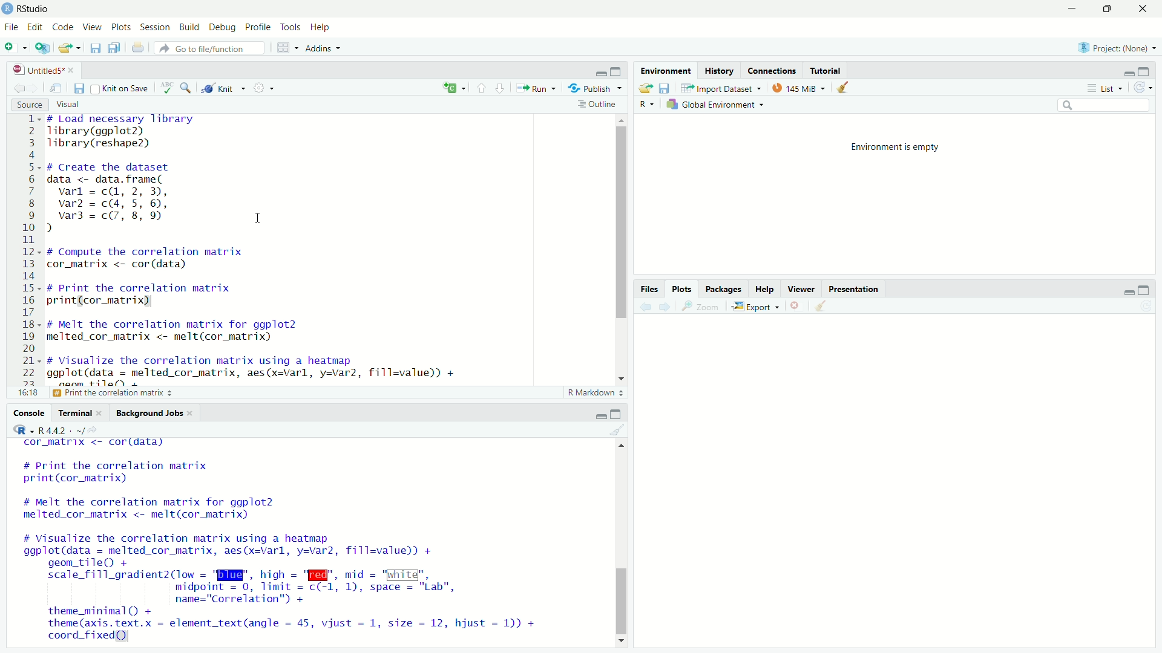  What do you see at coordinates (1105, 105) in the screenshot?
I see `search` at bounding box center [1105, 105].